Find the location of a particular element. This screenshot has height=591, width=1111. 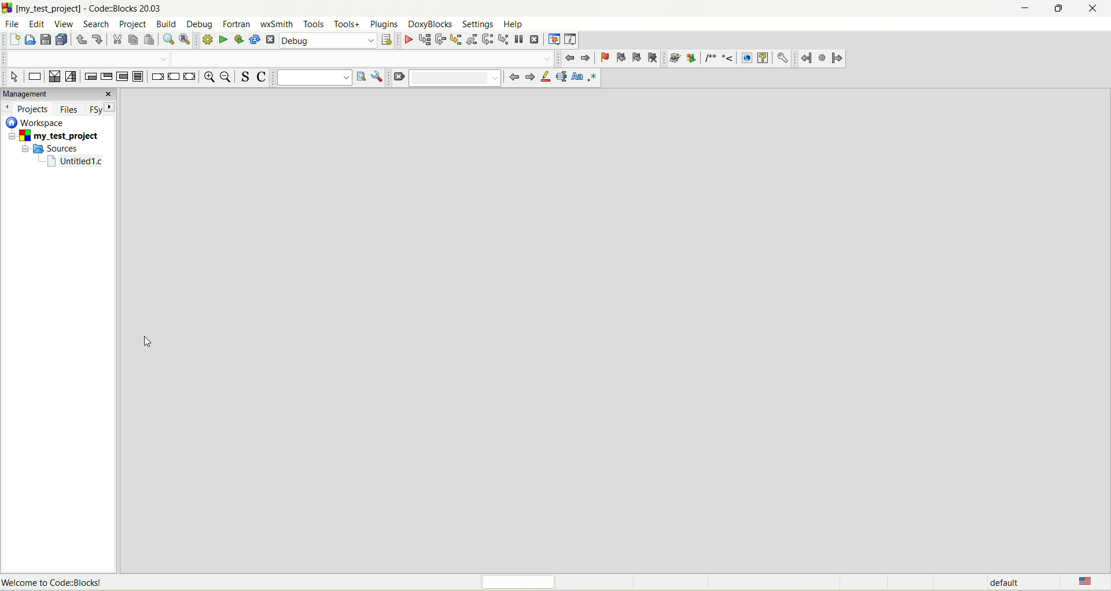

options window is located at coordinates (377, 77).